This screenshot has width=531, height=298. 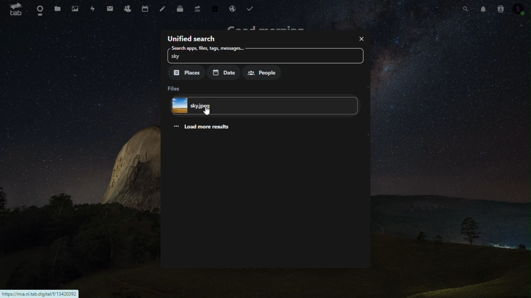 What do you see at coordinates (214, 7) in the screenshot?
I see `Free trial` at bounding box center [214, 7].